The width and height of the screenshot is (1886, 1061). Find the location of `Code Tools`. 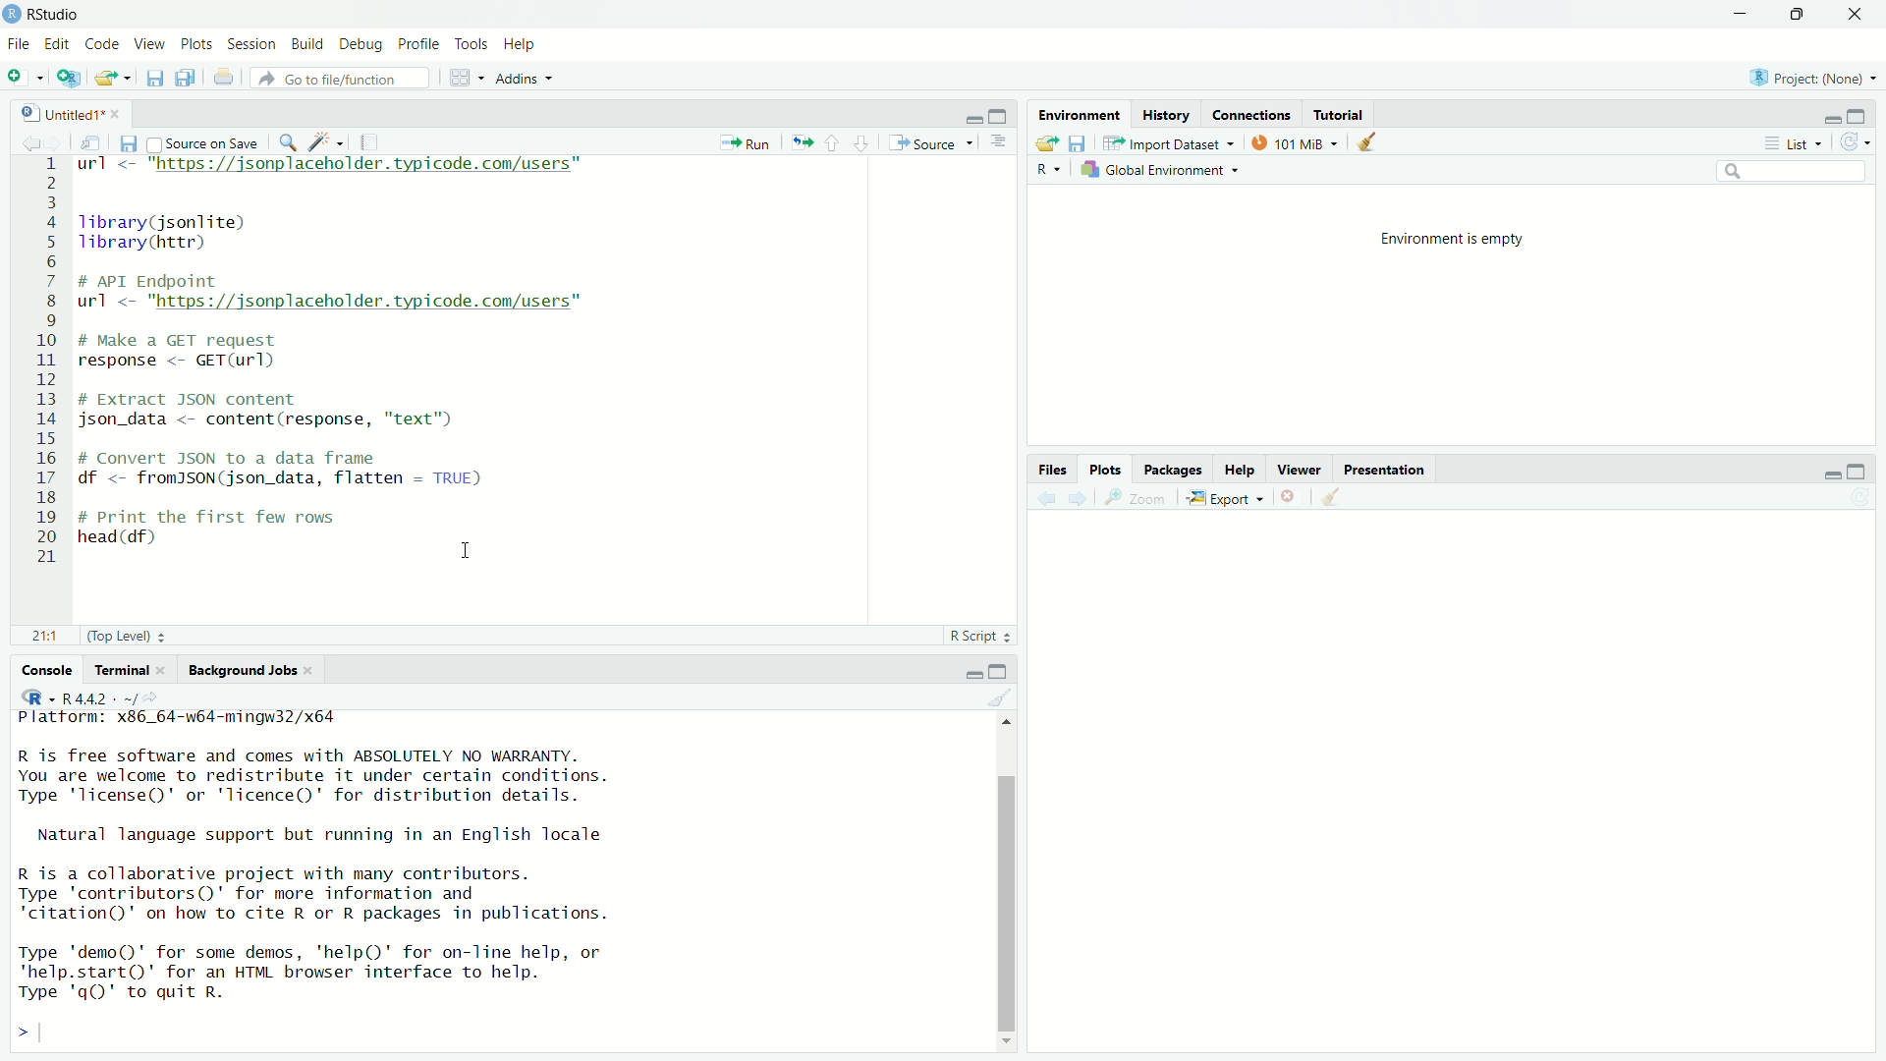

Code Tools is located at coordinates (326, 142).